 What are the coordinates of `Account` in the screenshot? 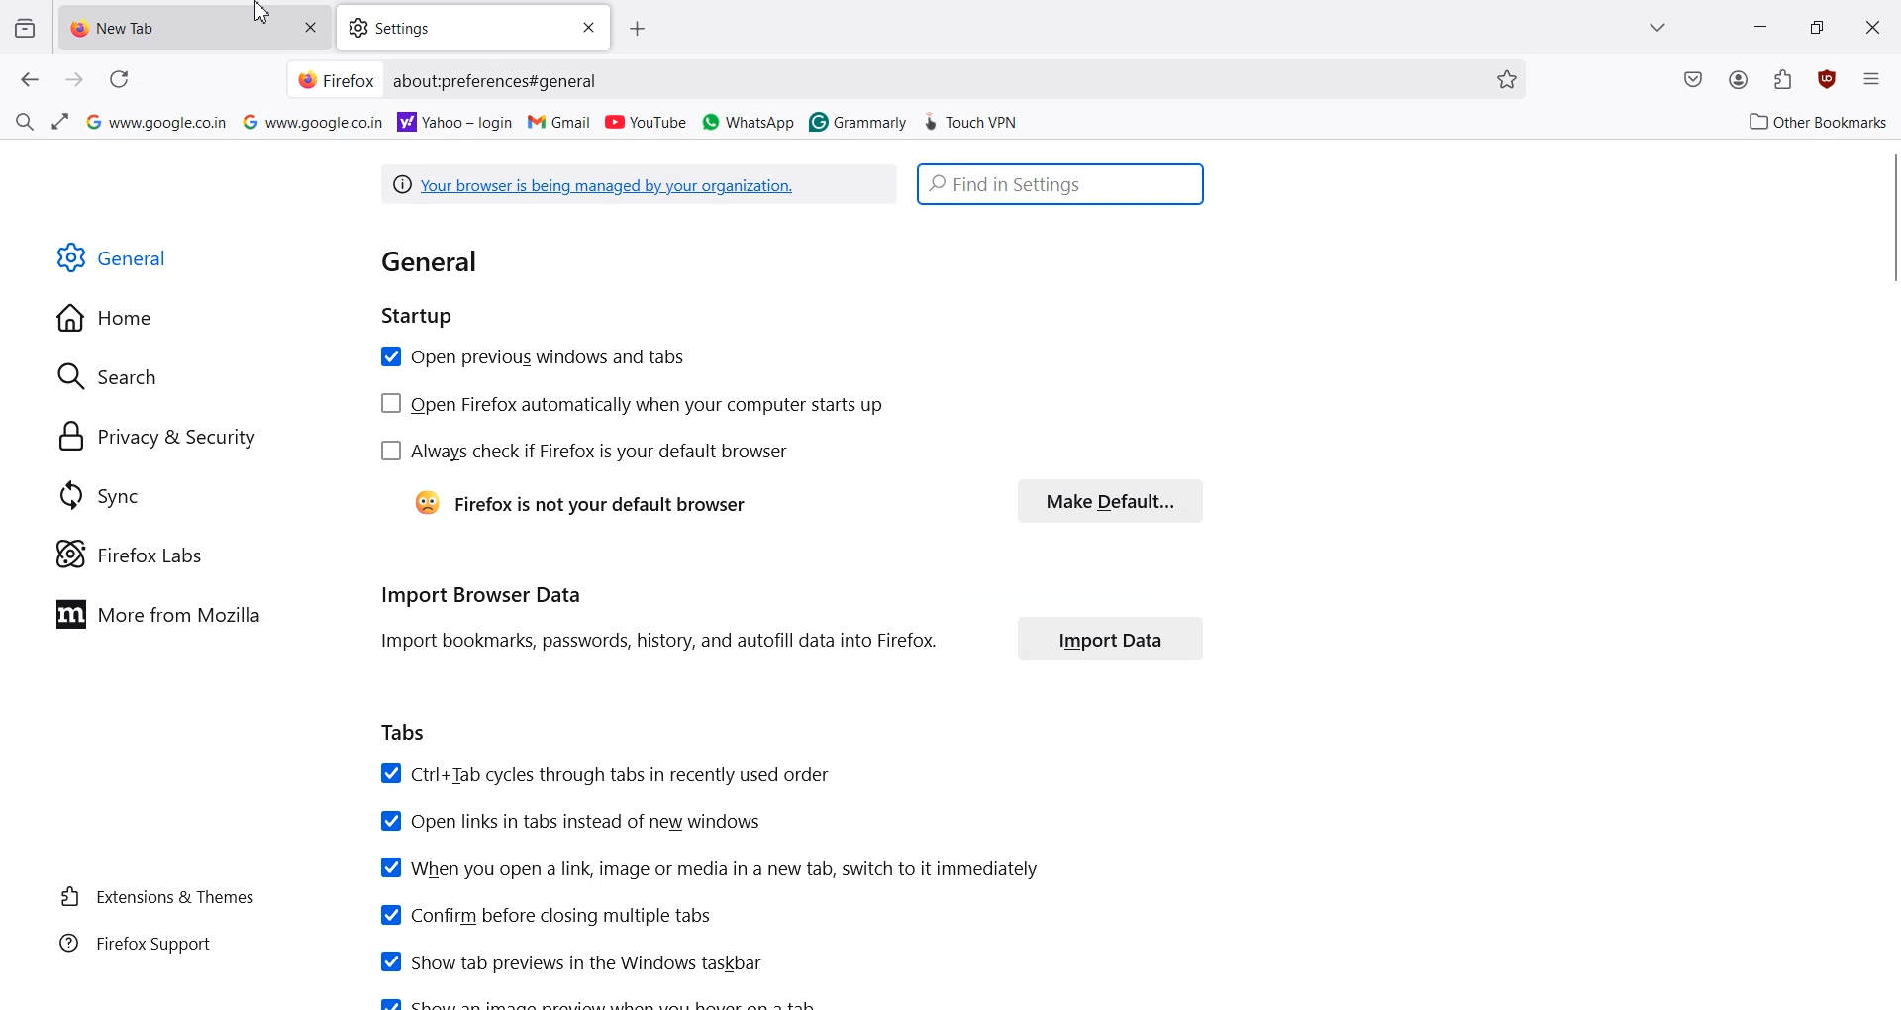 It's located at (1739, 80).